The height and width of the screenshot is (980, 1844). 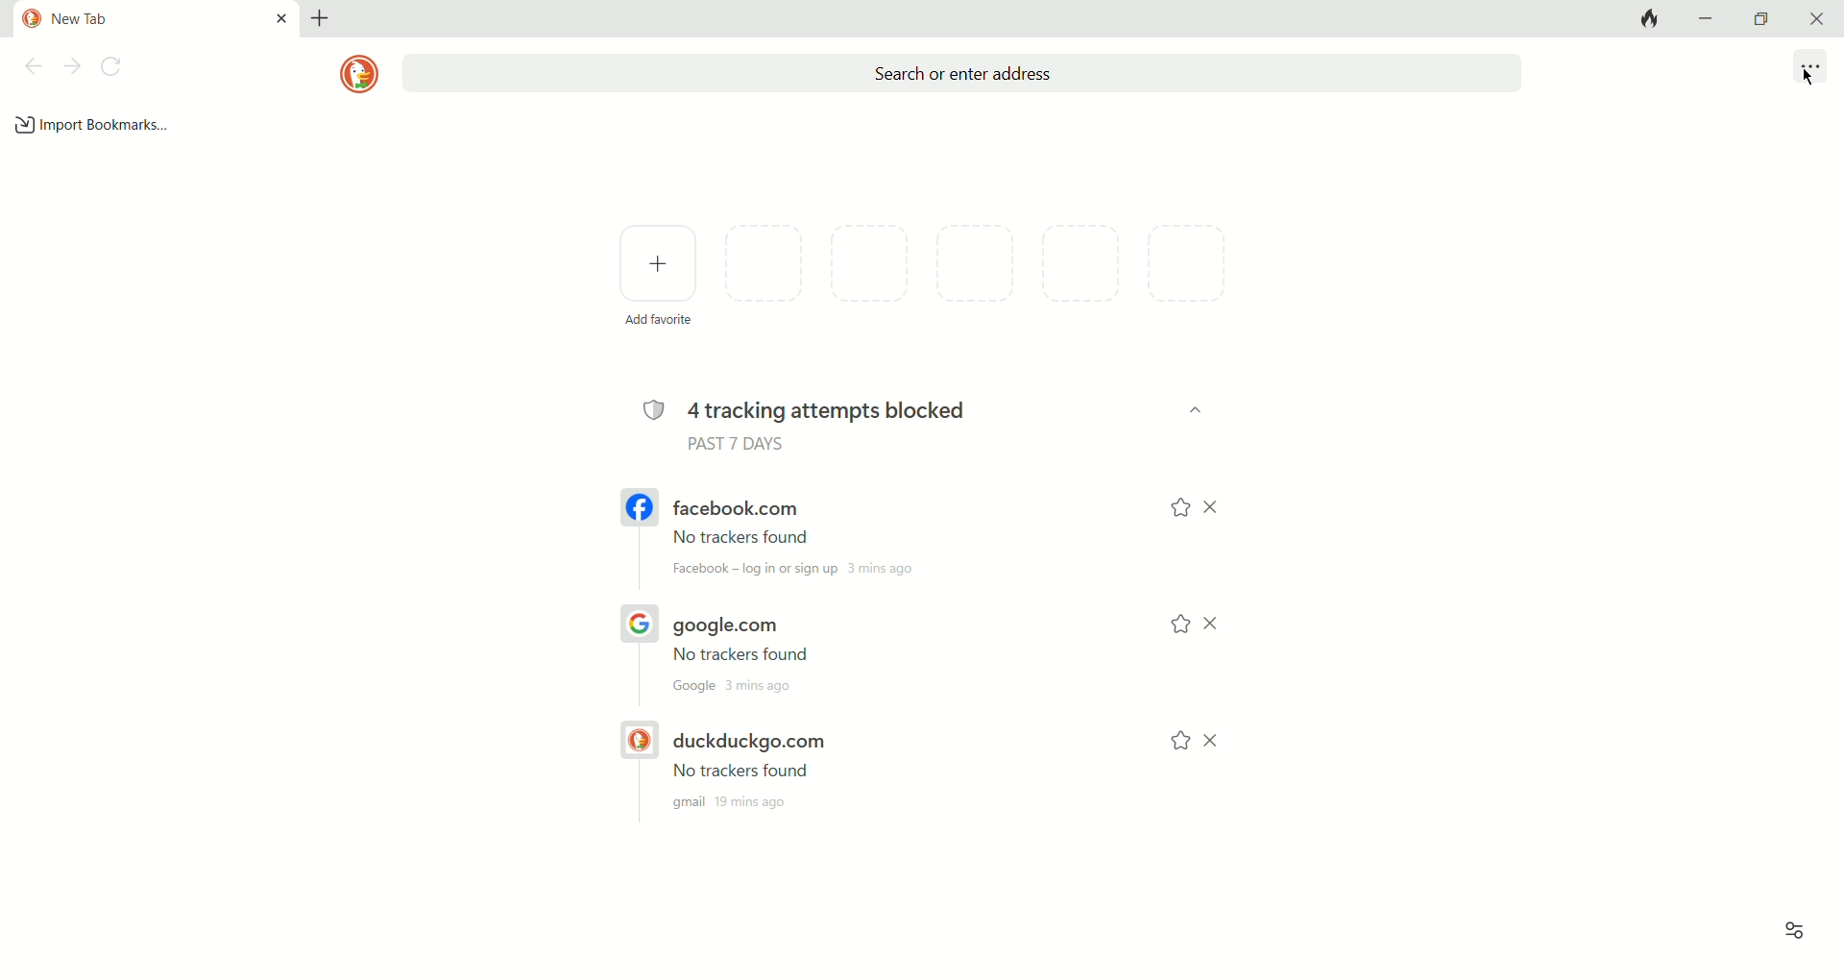 I want to click on next, so click(x=72, y=66).